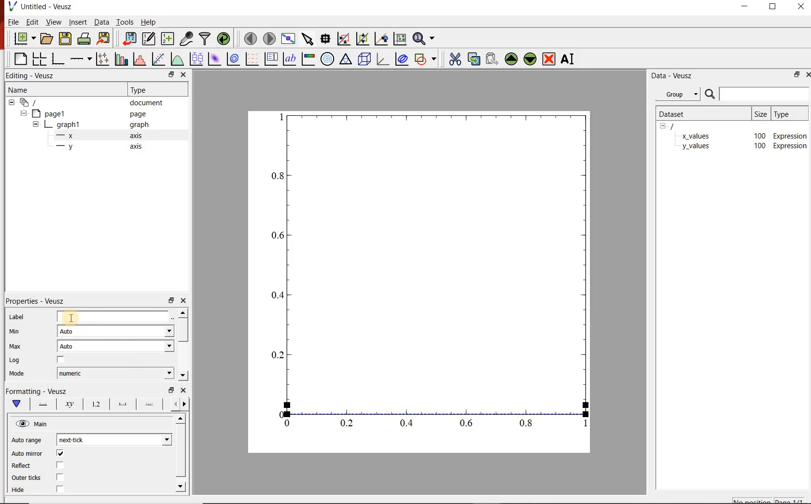 The width and height of the screenshot is (811, 504). I want to click on all apegs, so click(34, 102).